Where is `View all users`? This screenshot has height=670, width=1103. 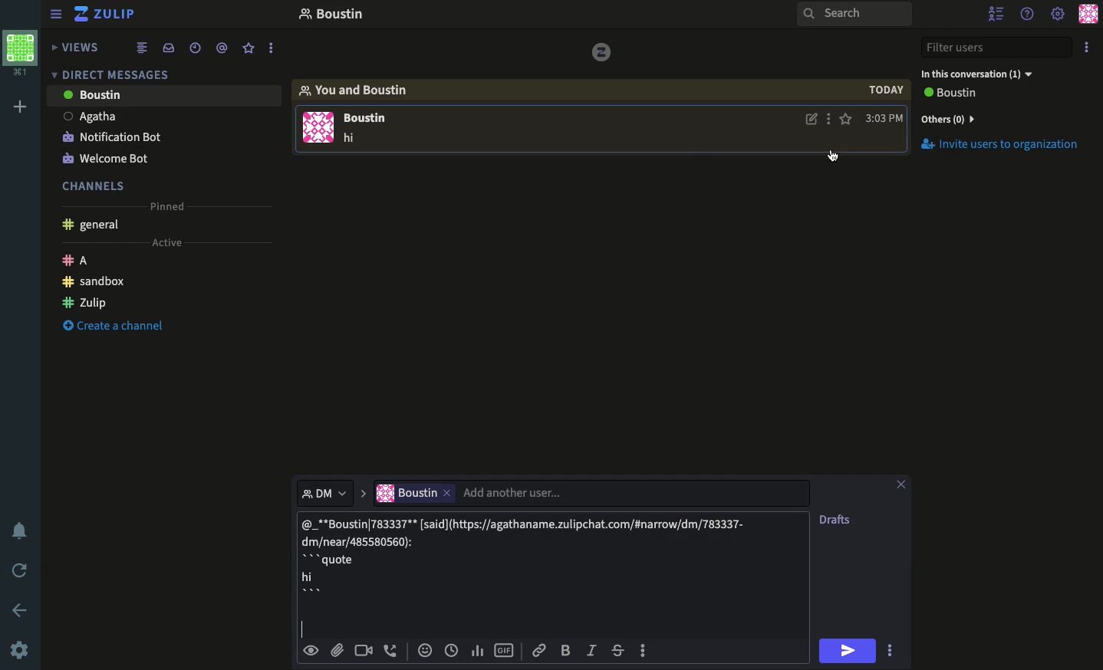 View all users is located at coordinates (959, 94).